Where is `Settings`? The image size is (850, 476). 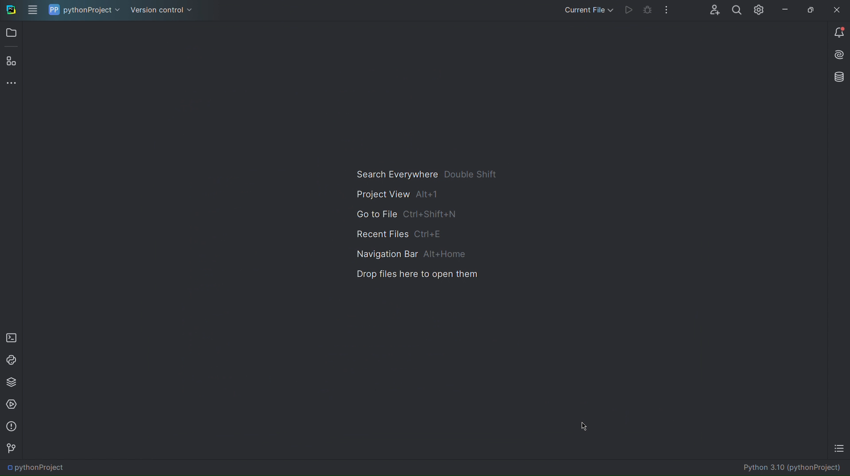 Settings is located at coordinates (759, 10).